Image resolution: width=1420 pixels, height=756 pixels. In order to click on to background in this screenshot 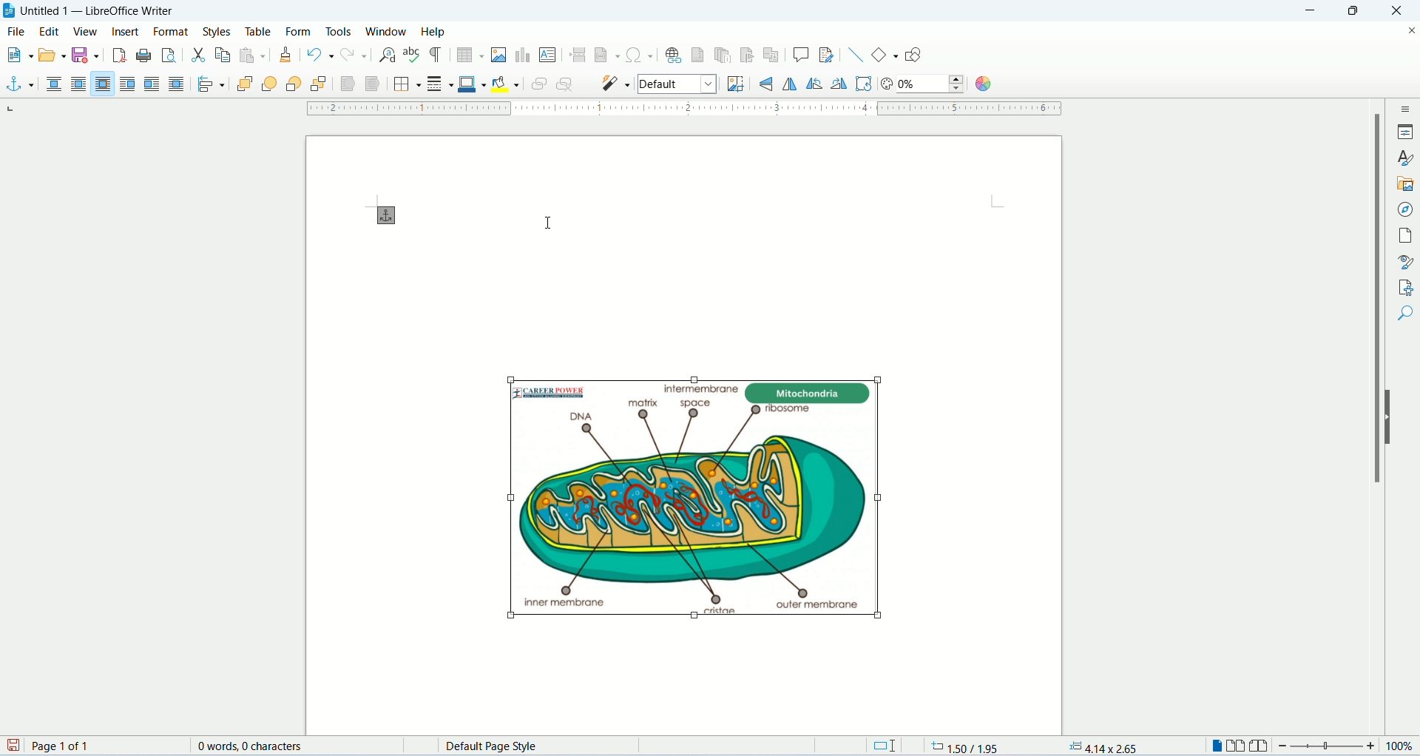, I will do `click(373, 85)`.